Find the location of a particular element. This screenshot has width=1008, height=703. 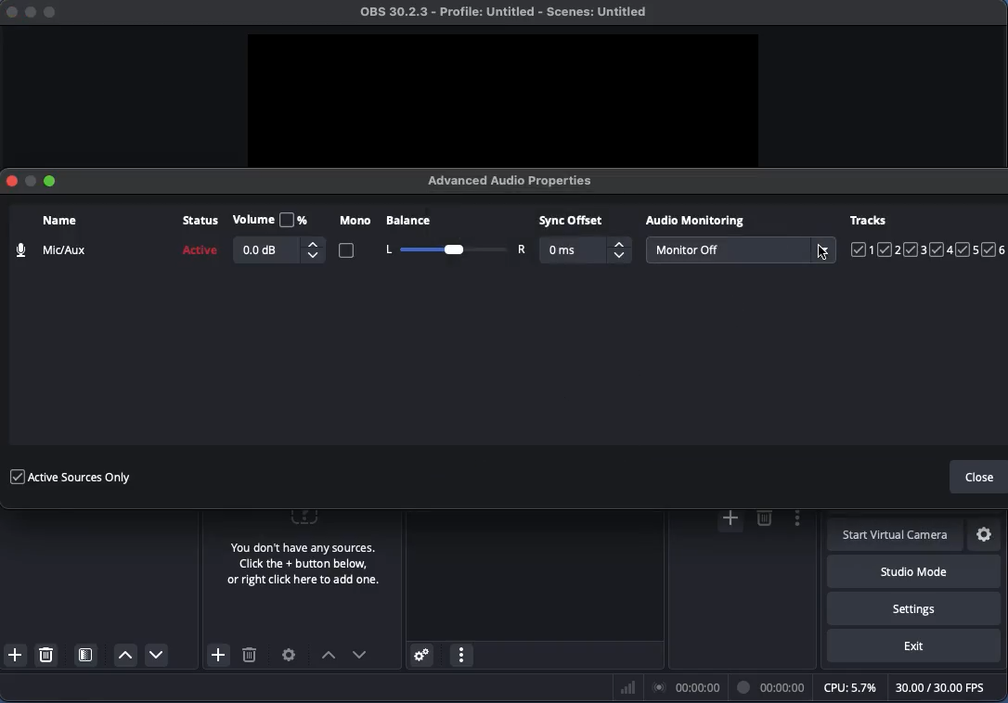

Name is located at coordinates (49, 237).